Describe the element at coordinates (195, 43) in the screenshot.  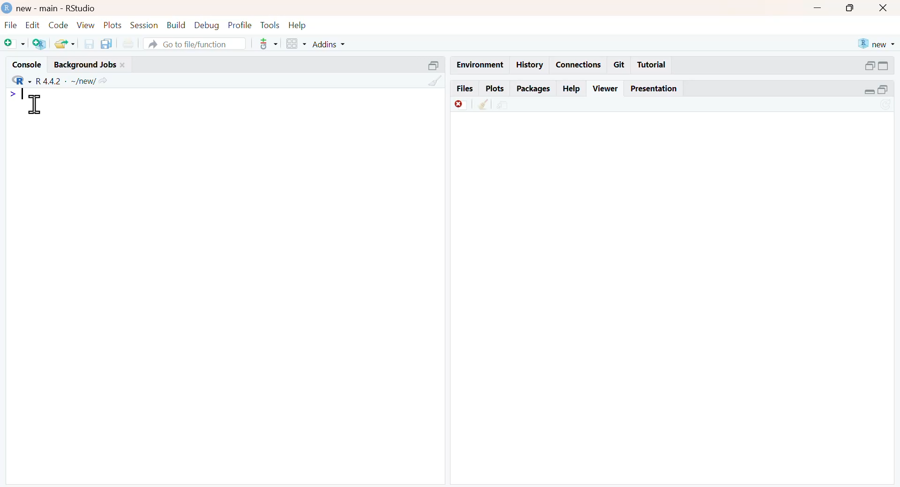
I see `go to file/function` at that location.